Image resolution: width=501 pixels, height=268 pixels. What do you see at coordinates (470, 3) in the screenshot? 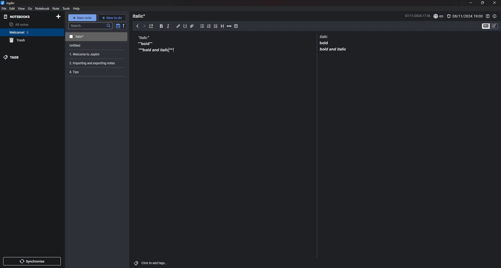
I see `minimize` at bounding box center [470, 3].